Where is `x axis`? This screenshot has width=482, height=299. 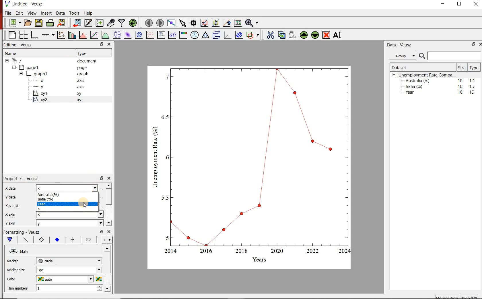 x axis is located at coordinates (61, 80).